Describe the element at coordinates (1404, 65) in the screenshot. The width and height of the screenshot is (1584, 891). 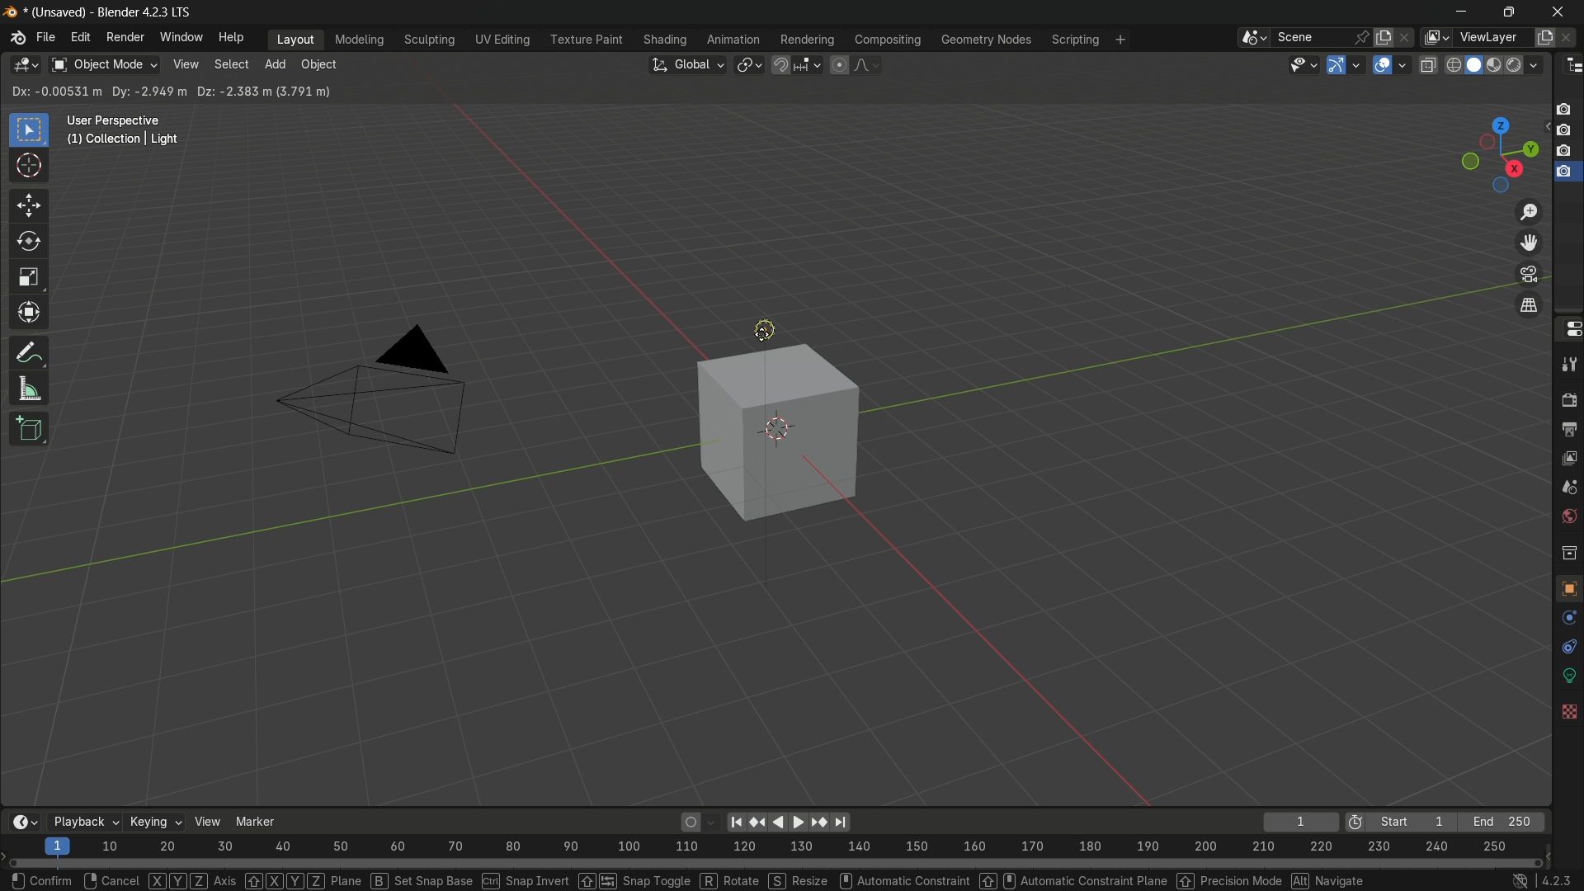
I see `overlays` at that location.